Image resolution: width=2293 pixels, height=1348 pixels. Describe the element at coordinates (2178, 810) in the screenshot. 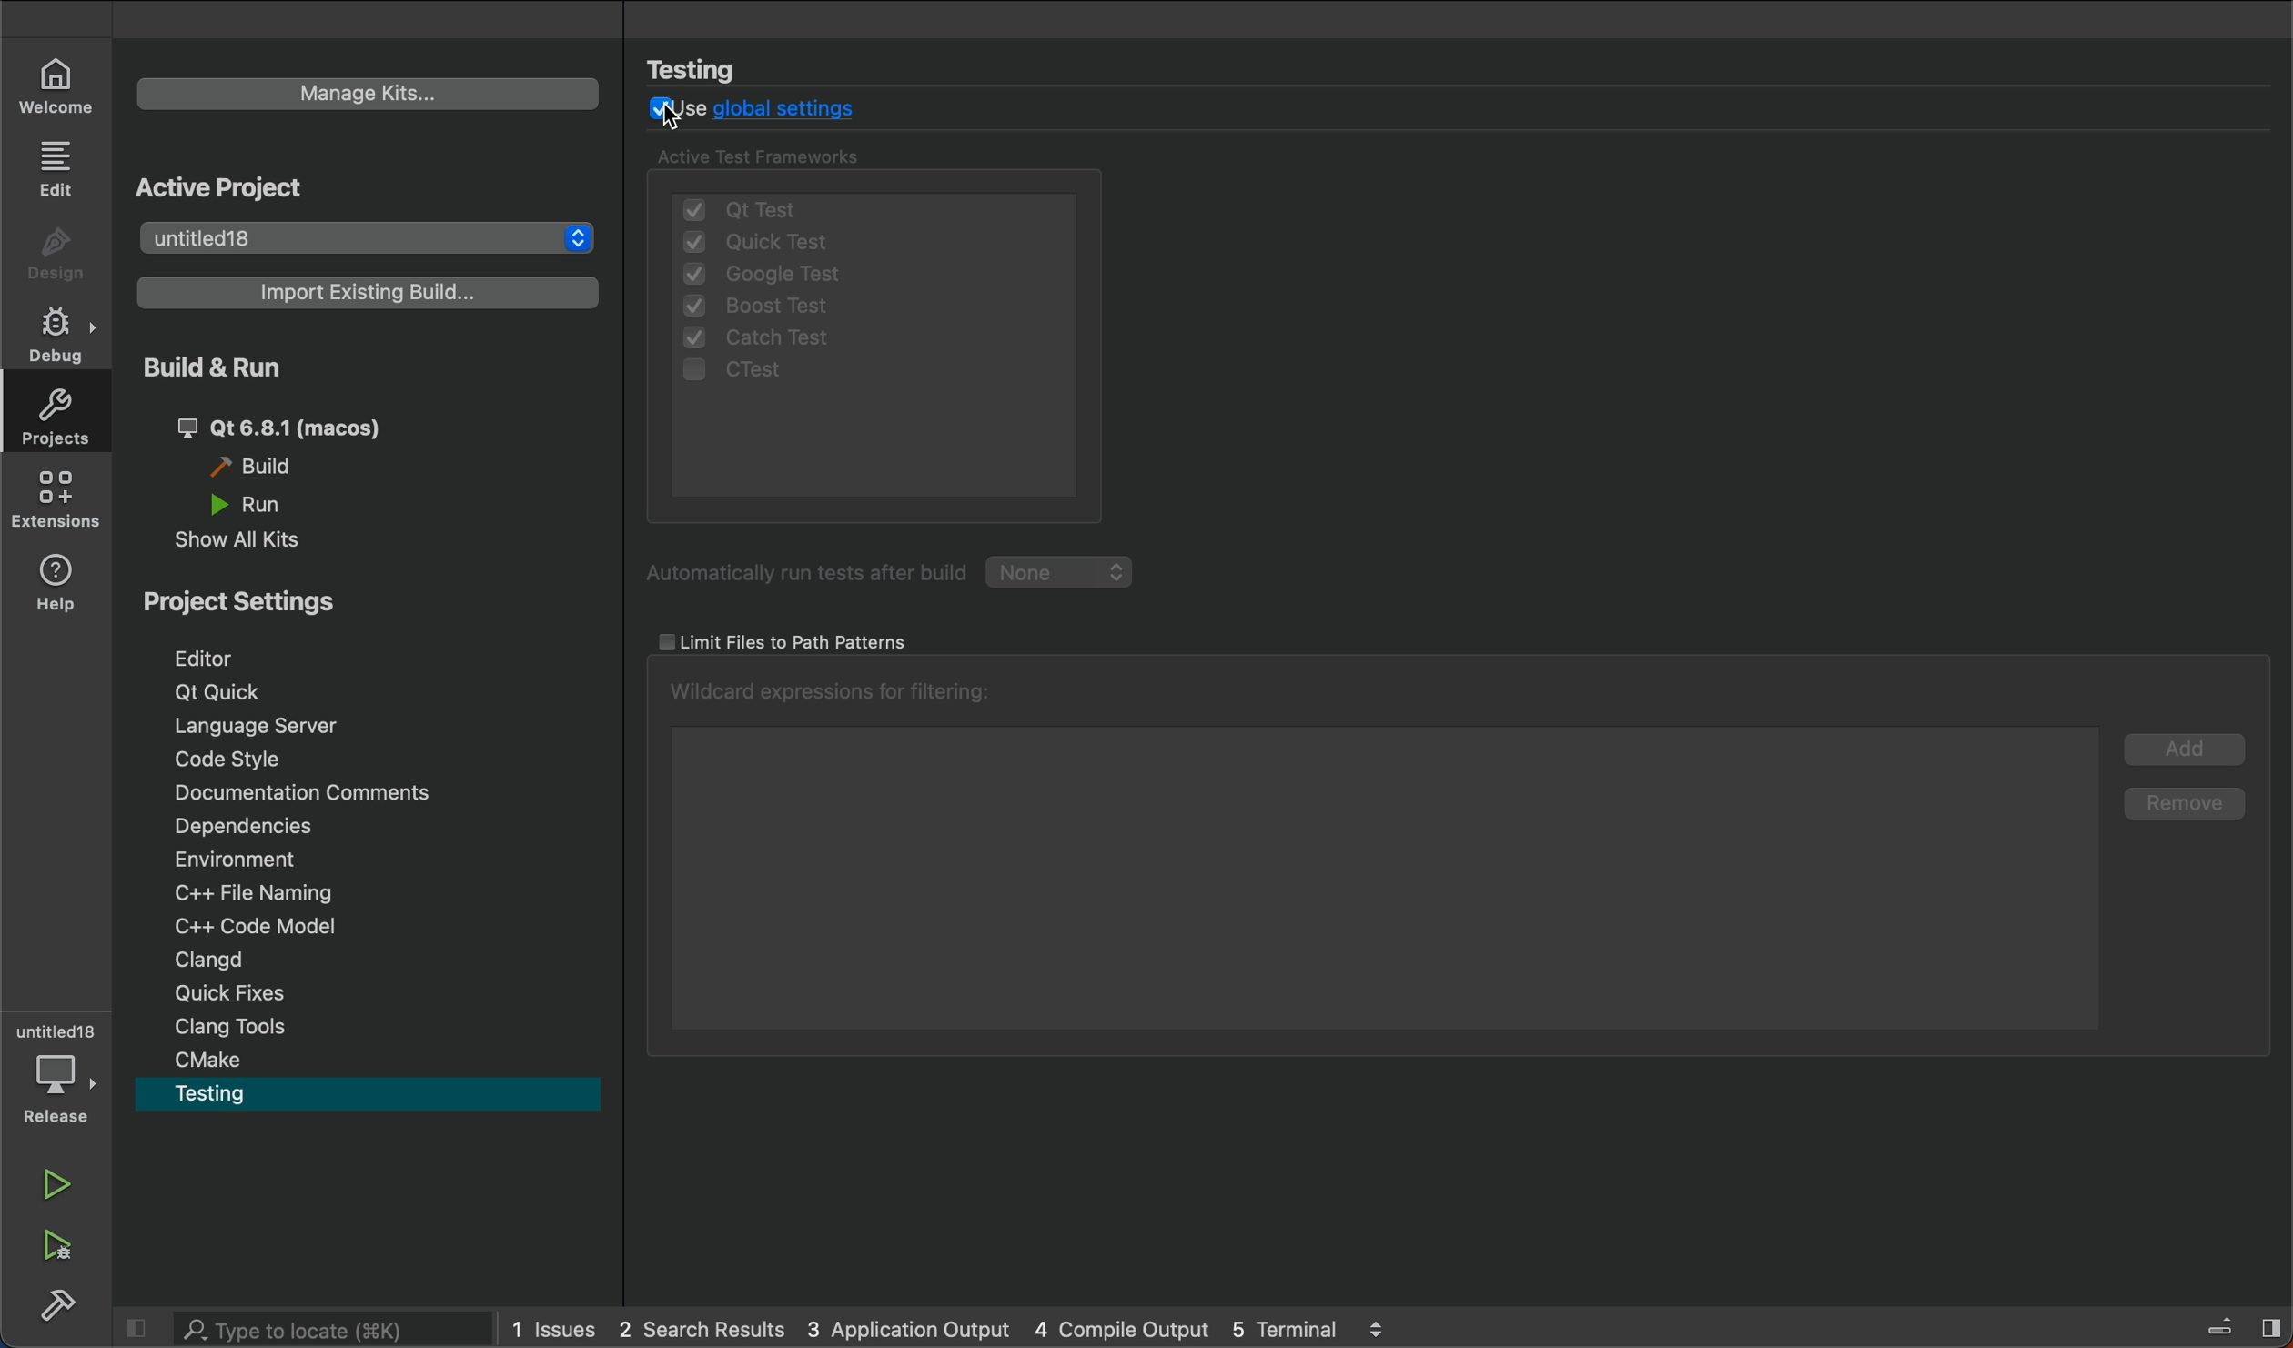

I see `remove` at that location.